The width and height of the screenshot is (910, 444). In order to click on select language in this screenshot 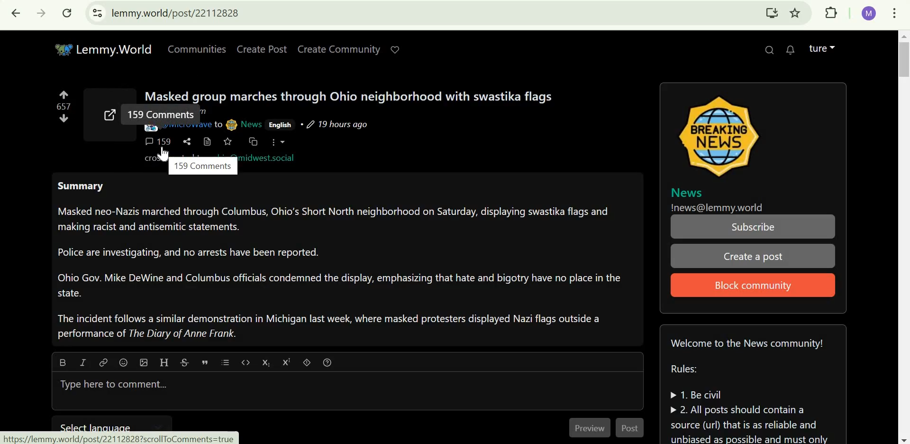, I will do `click(98, 425)`.